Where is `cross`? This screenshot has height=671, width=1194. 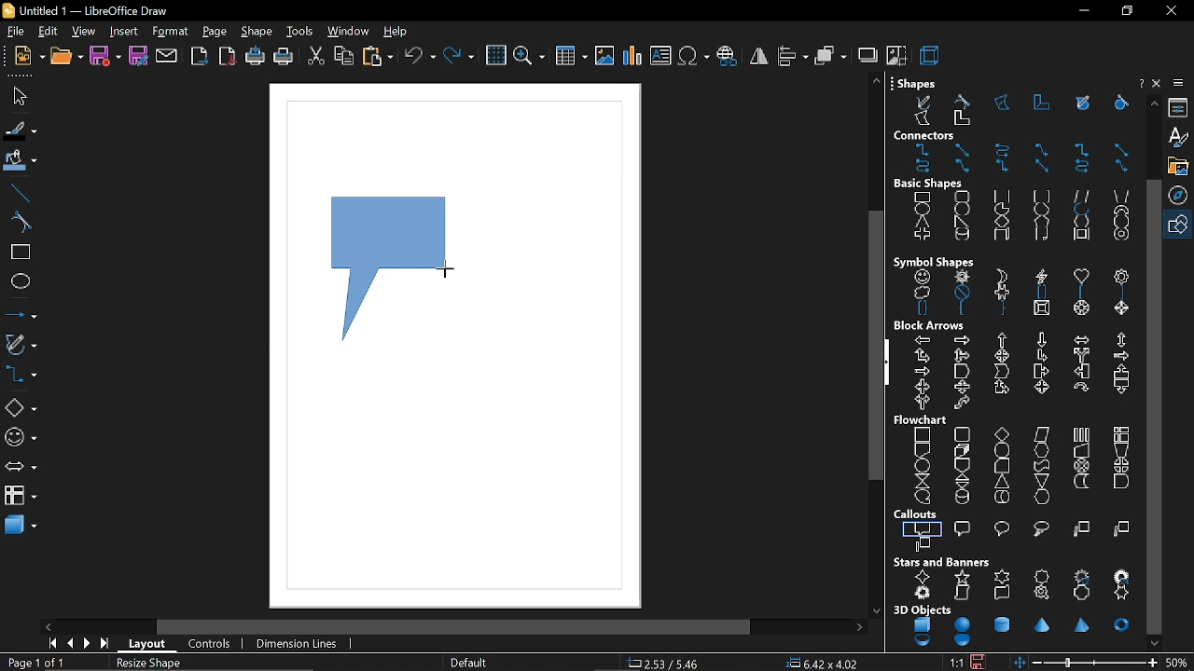 cross is located at coordinates (920, 236).